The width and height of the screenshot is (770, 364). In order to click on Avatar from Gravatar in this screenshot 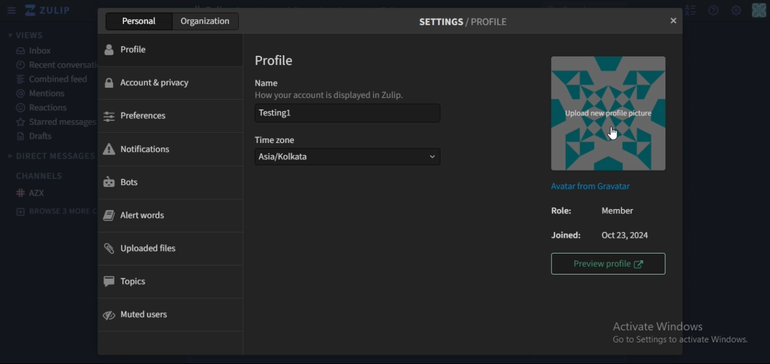, I will do `click(593, 187)`.